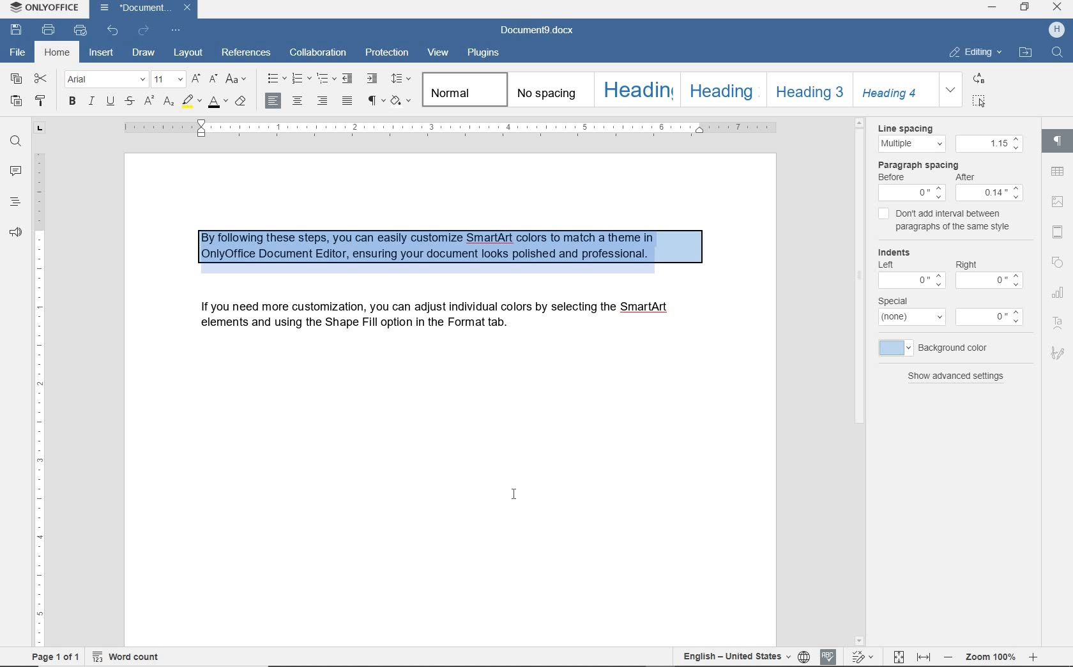 This screenshot has height=667, width=1073. I want to click on text, so click(428, 319).